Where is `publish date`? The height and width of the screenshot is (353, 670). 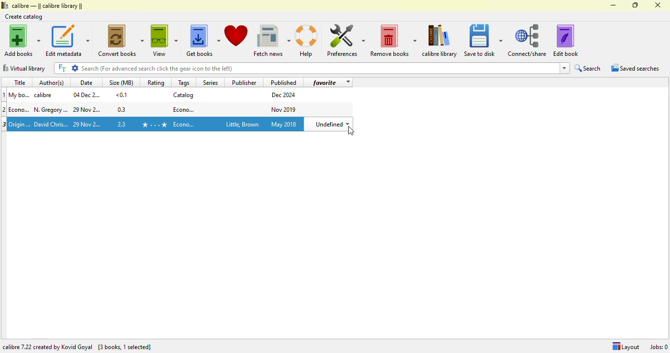
publish date is located at coordinates (284, 109).